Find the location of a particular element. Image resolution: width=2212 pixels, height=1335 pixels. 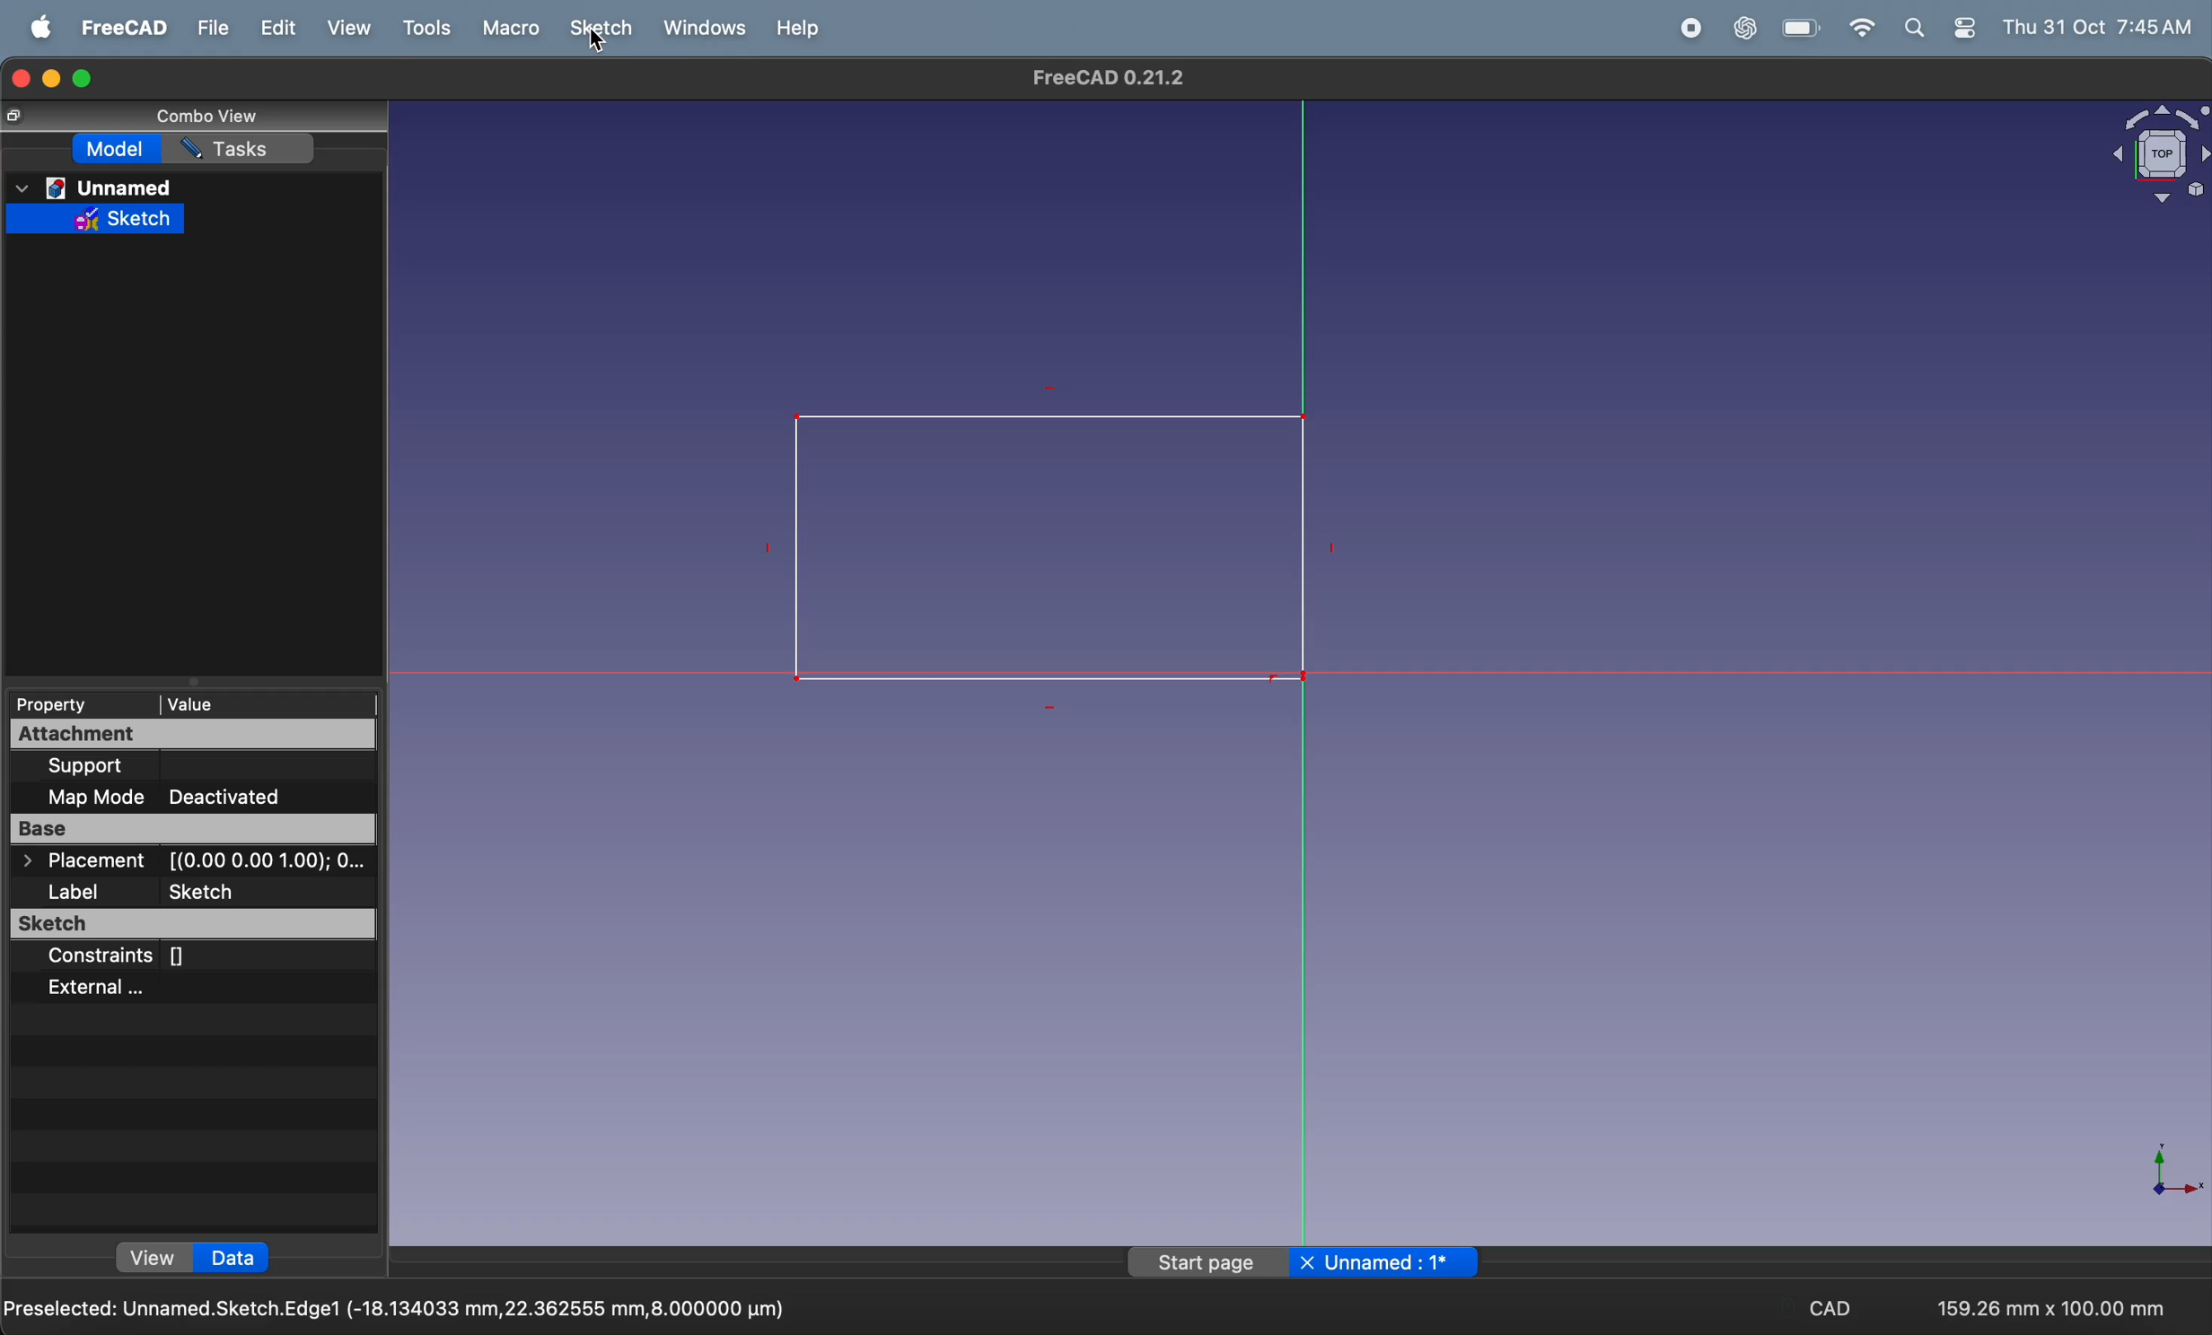

view data is located at coordinates (196, 1257).